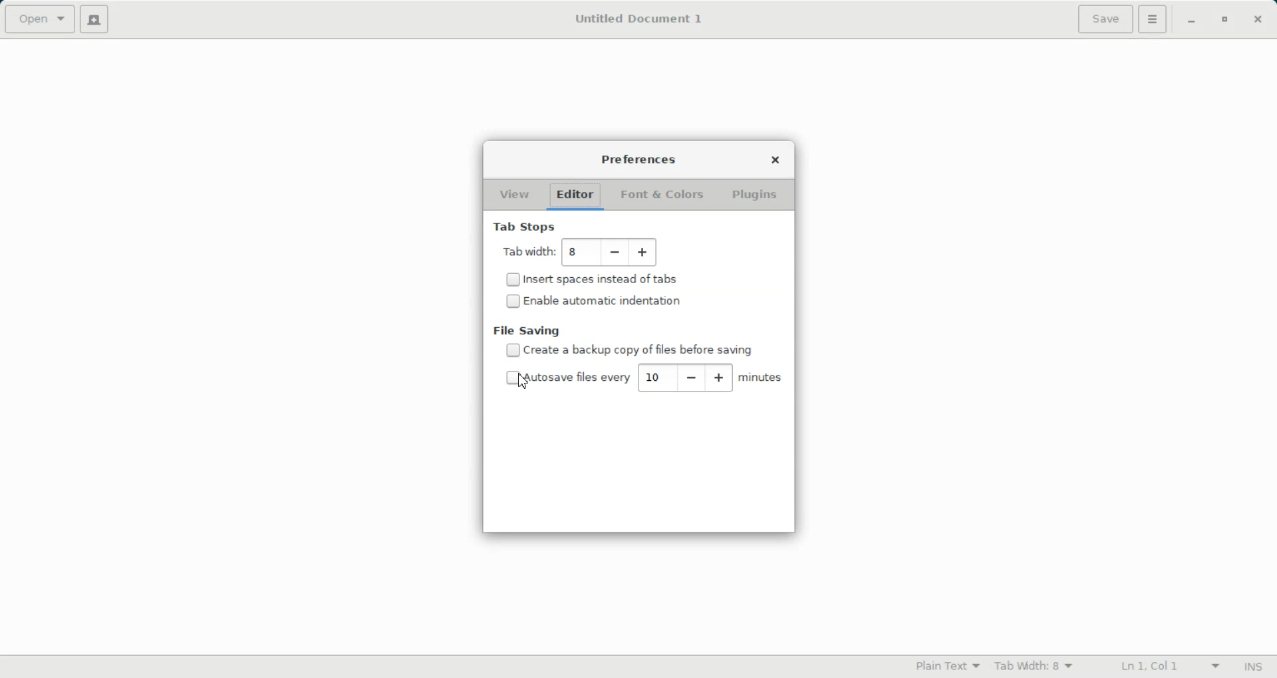  Describe the element at coordinates (651, 376) in the screenshot. I see `10` at that location.